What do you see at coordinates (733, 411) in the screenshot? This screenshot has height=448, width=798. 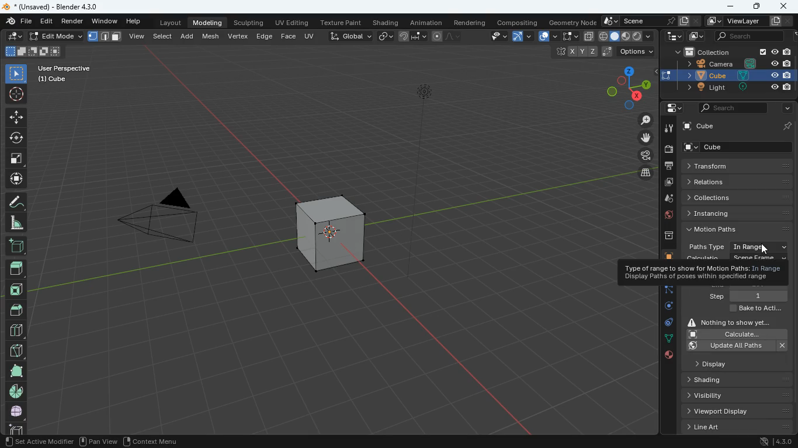 I see `Viewexport Display` at bounding box center [733, 411].